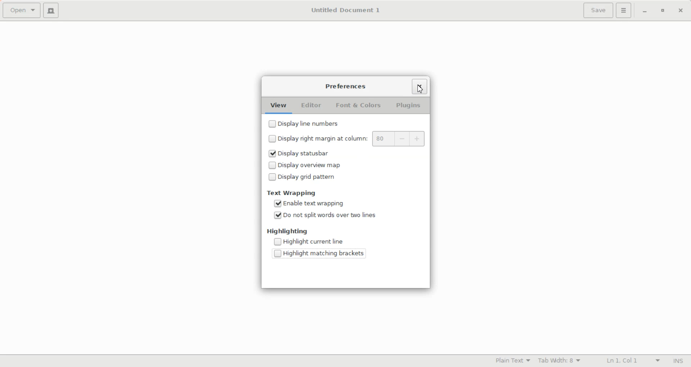  Describe the element at coordinates (330, 176) in the screenshot. I see `(un)check Disable Display grid pattern` at that location.